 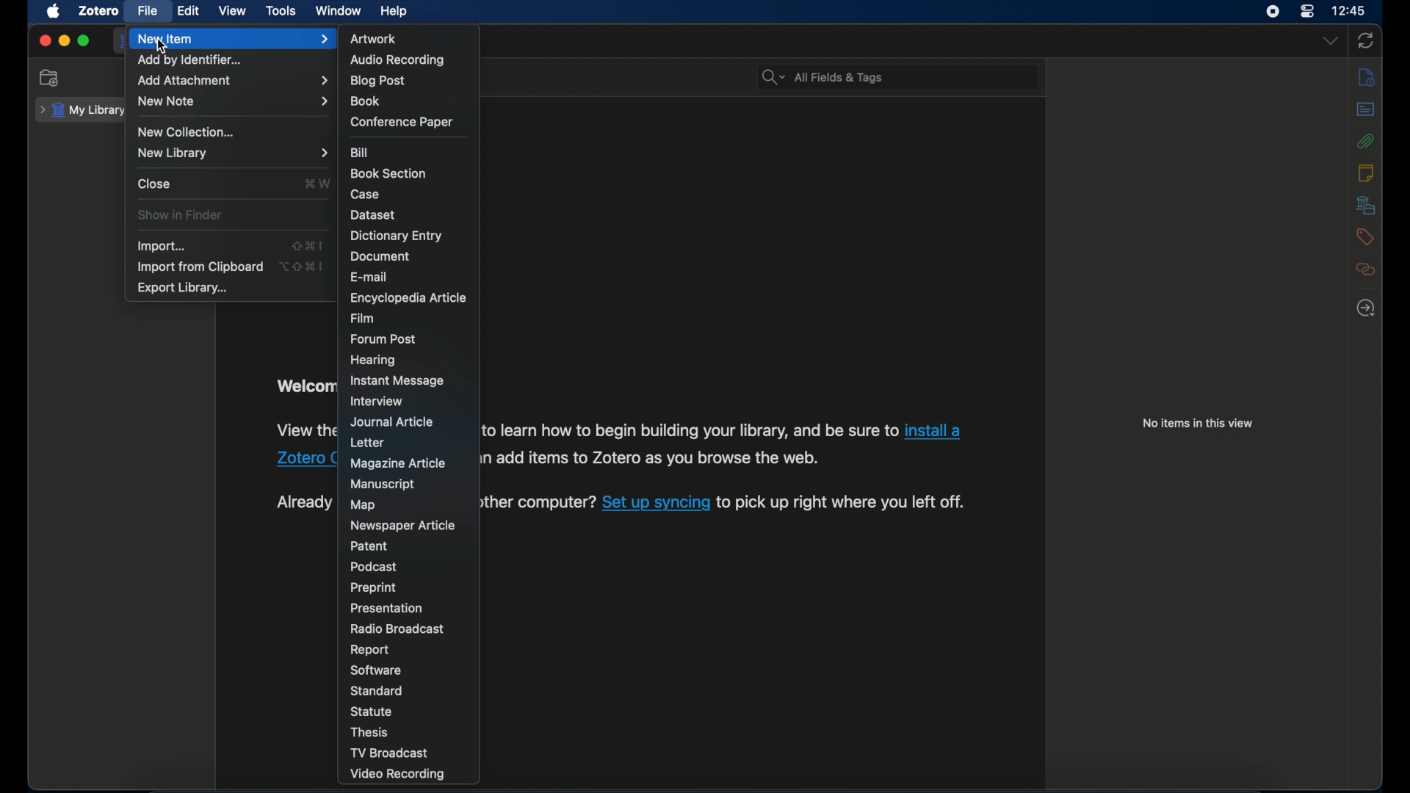 What do you see at coordinates (83, 111) in the screenshot?
I see `my library` at bounding box center [83, 111].